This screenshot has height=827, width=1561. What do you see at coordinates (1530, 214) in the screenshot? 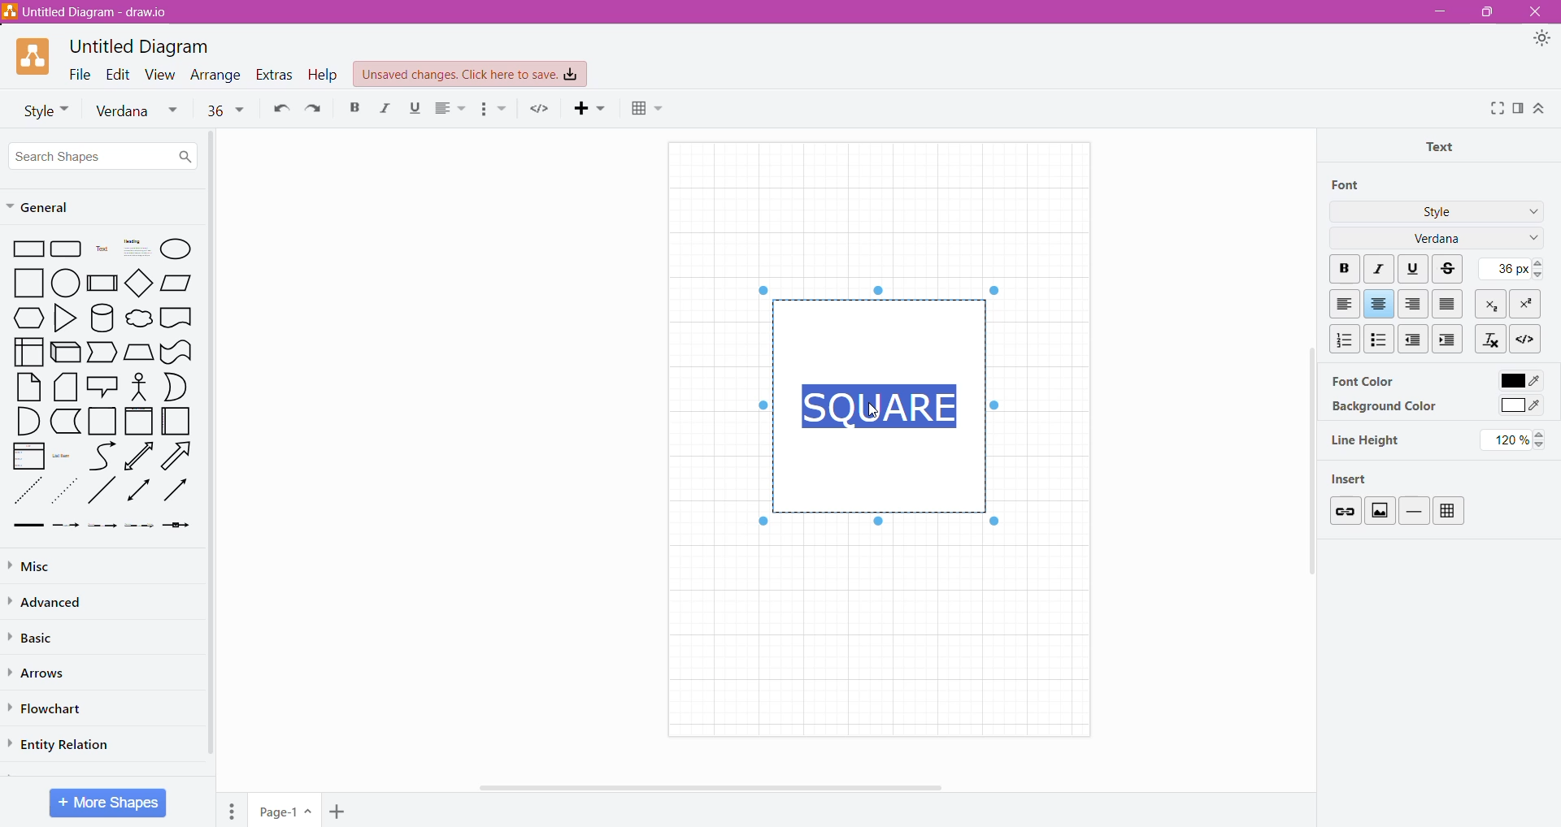
I see `More Styles` at bounding box center [1530, 214].